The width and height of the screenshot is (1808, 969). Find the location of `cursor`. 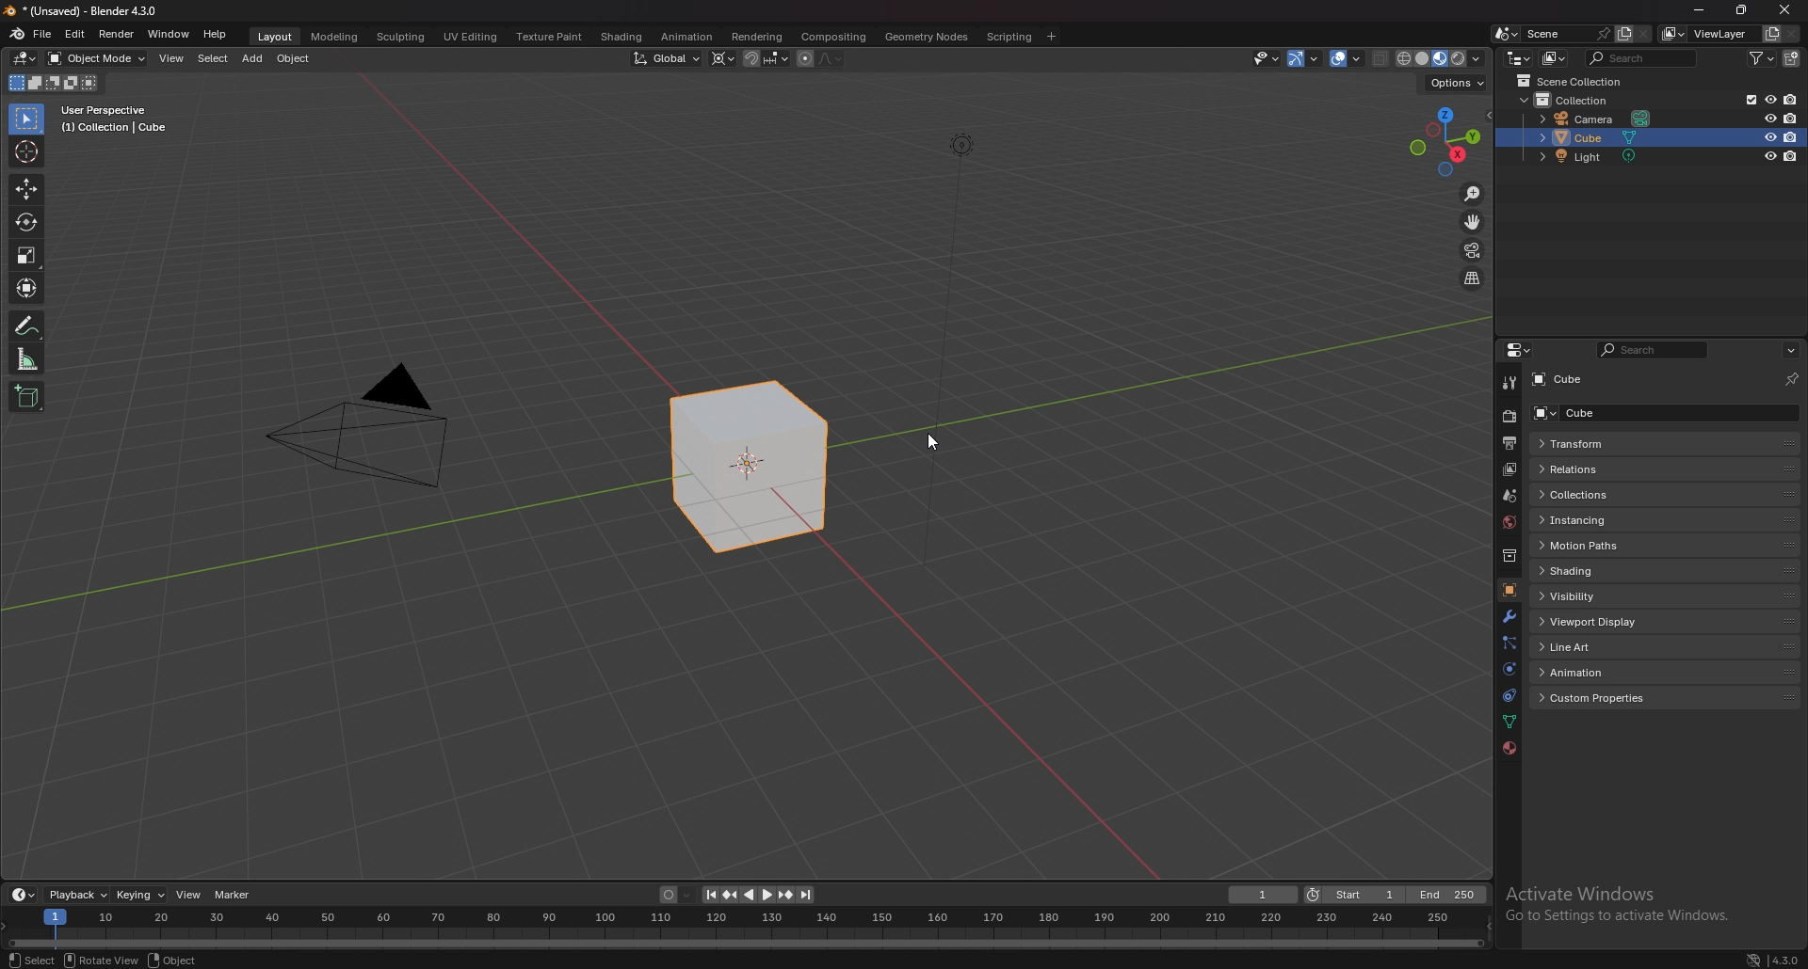

cursor is located at coordinates (25, 151).